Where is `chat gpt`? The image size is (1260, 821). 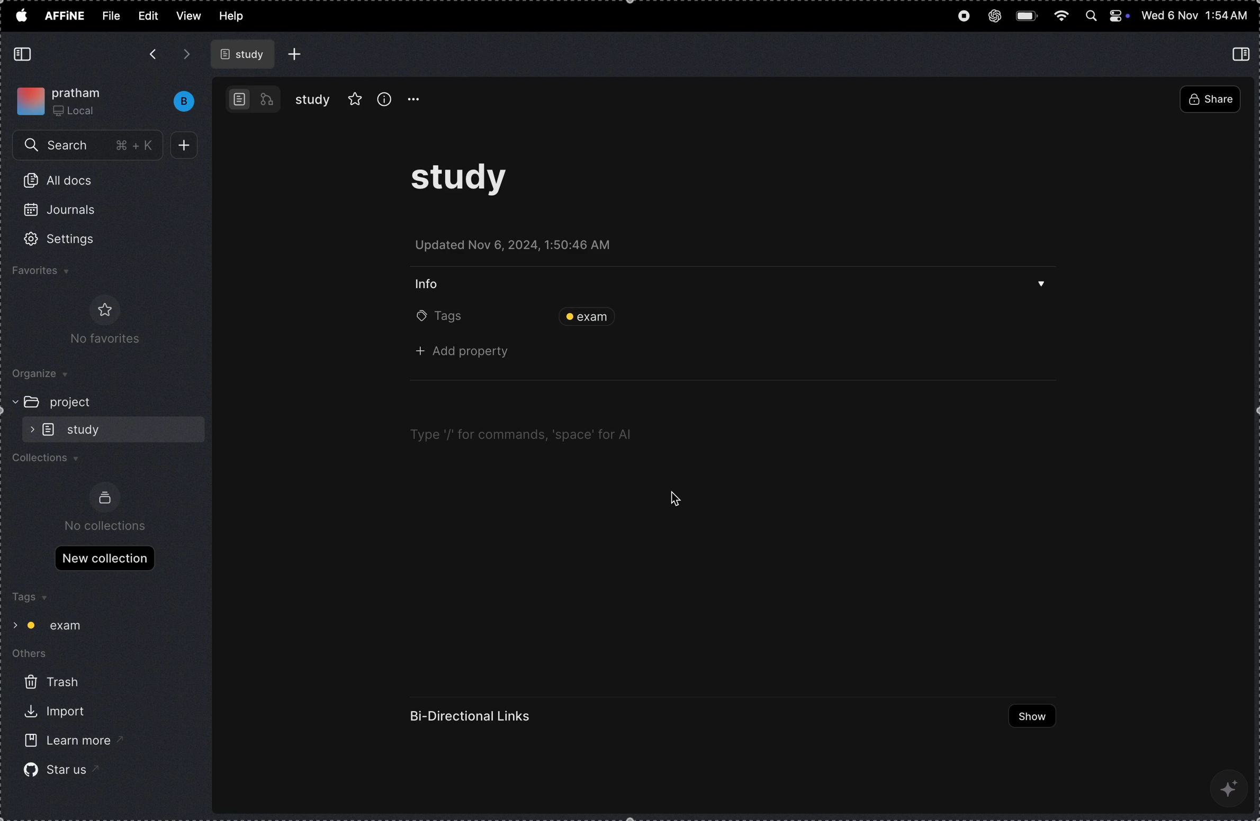 chat gpt is located at coordinates (994, 13).